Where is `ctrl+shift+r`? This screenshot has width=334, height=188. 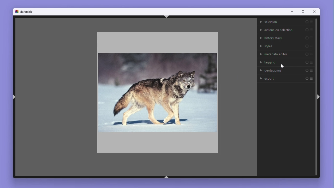
ctrl+shift+r is located at coordinates (318, 97).